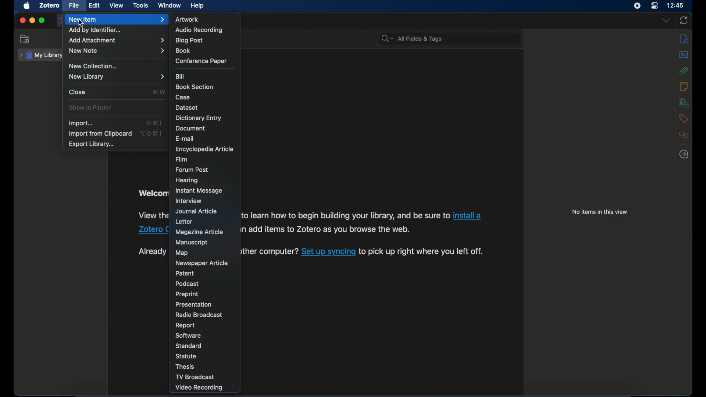 The width and height of the screenshot is (706, 397). What do you see at coordinates (200, 30) in the screenshot?
I see `audio recording` at bounding box center [200, 30].